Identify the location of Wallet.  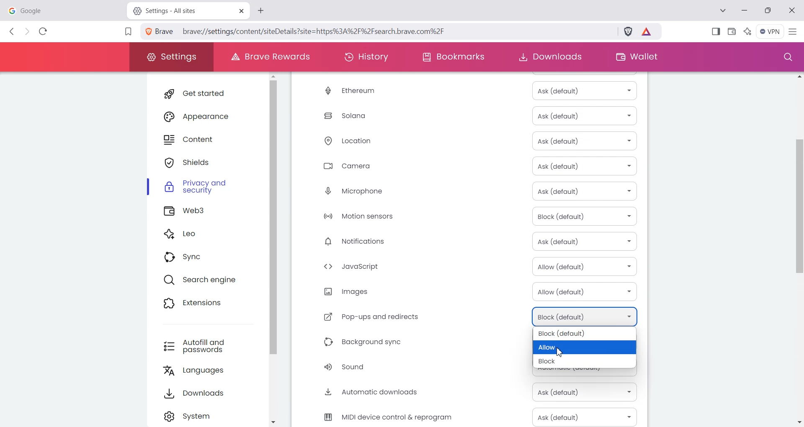
(732, 31).